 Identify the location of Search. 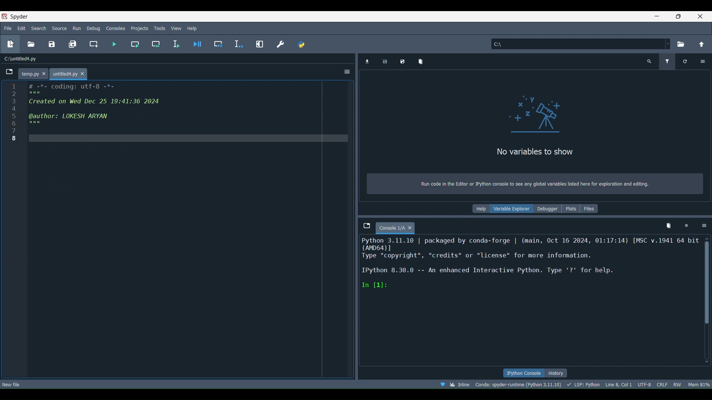
(38, 28).